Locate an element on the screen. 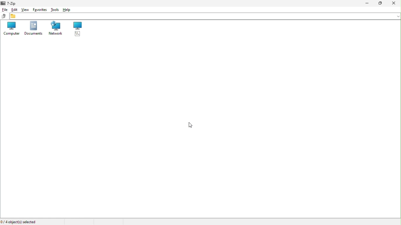 The image size is (401, 225). Minimise is located at coordinates (365, 4).